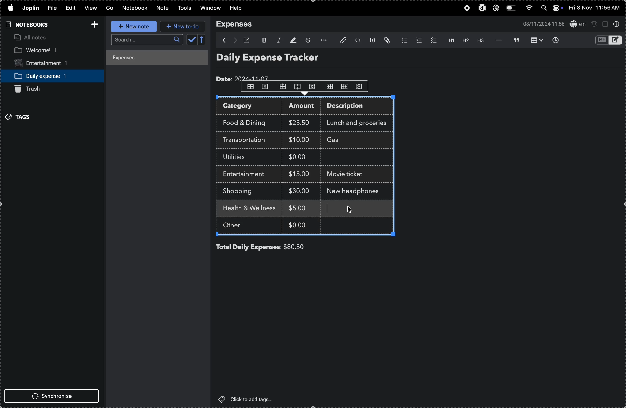  I want to click on alerts, so click(594, 24).